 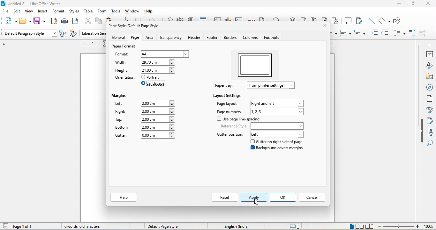 I want to click on close, so click(x=428, y=4).